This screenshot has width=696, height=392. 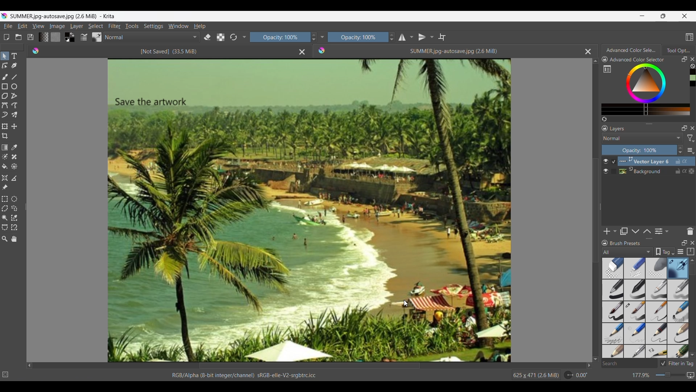 What do you see at coordinates (5, 86) in the screenshot?
I see `Rectangle tool` at bounding box center [5, 86].